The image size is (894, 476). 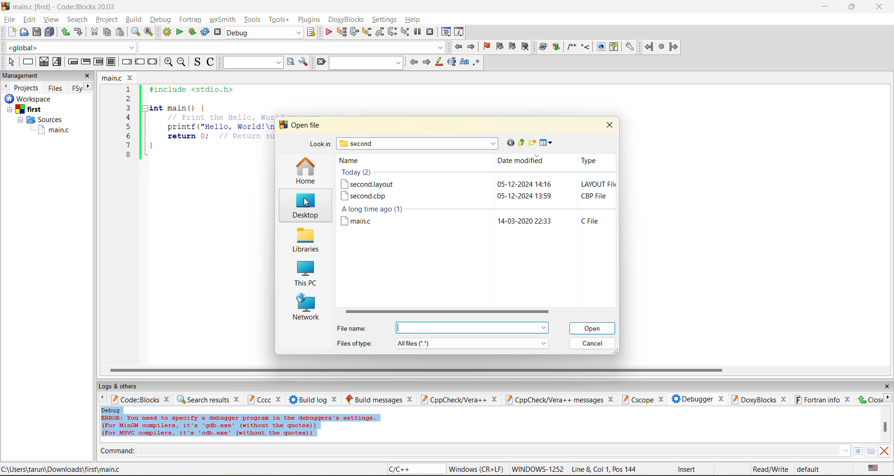 I want to click on tables, so click(x=858, y=450).